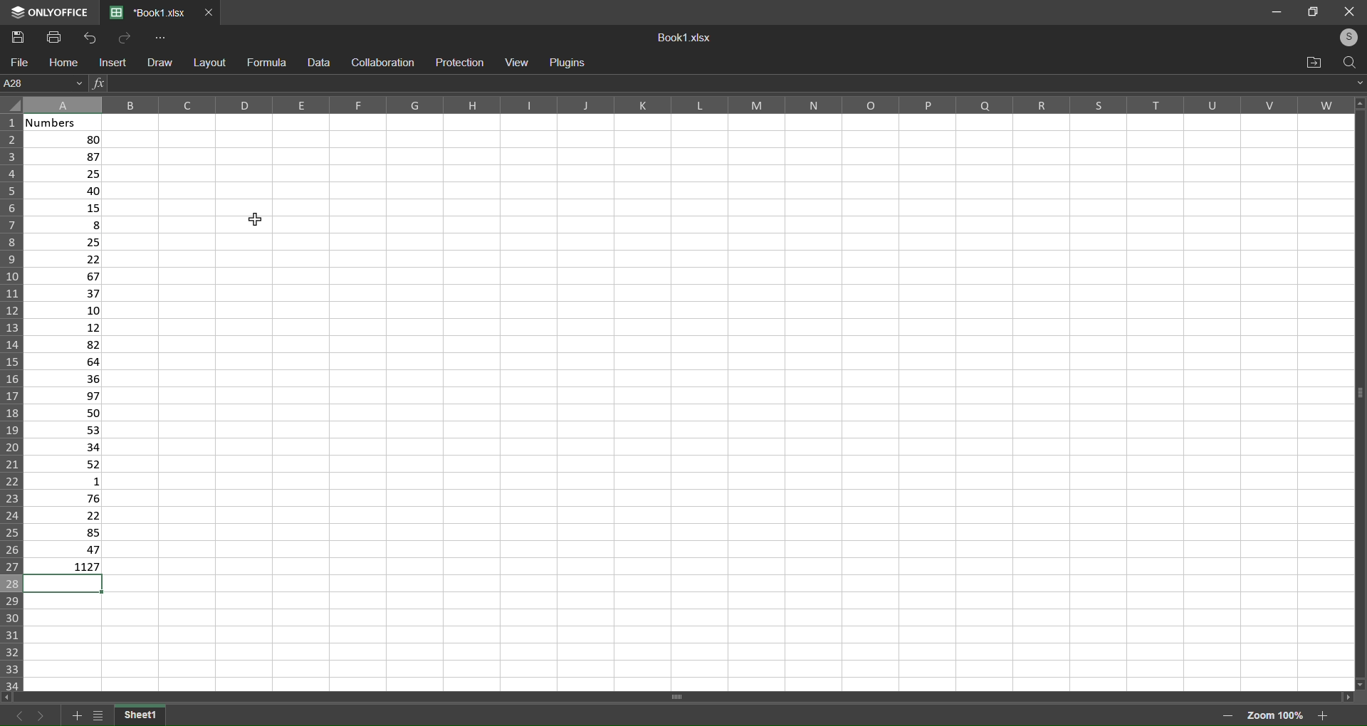 The image size is (1367, 726). Describe the element at coordinates (320, 63) in the screenshot. I see `data` at that location.